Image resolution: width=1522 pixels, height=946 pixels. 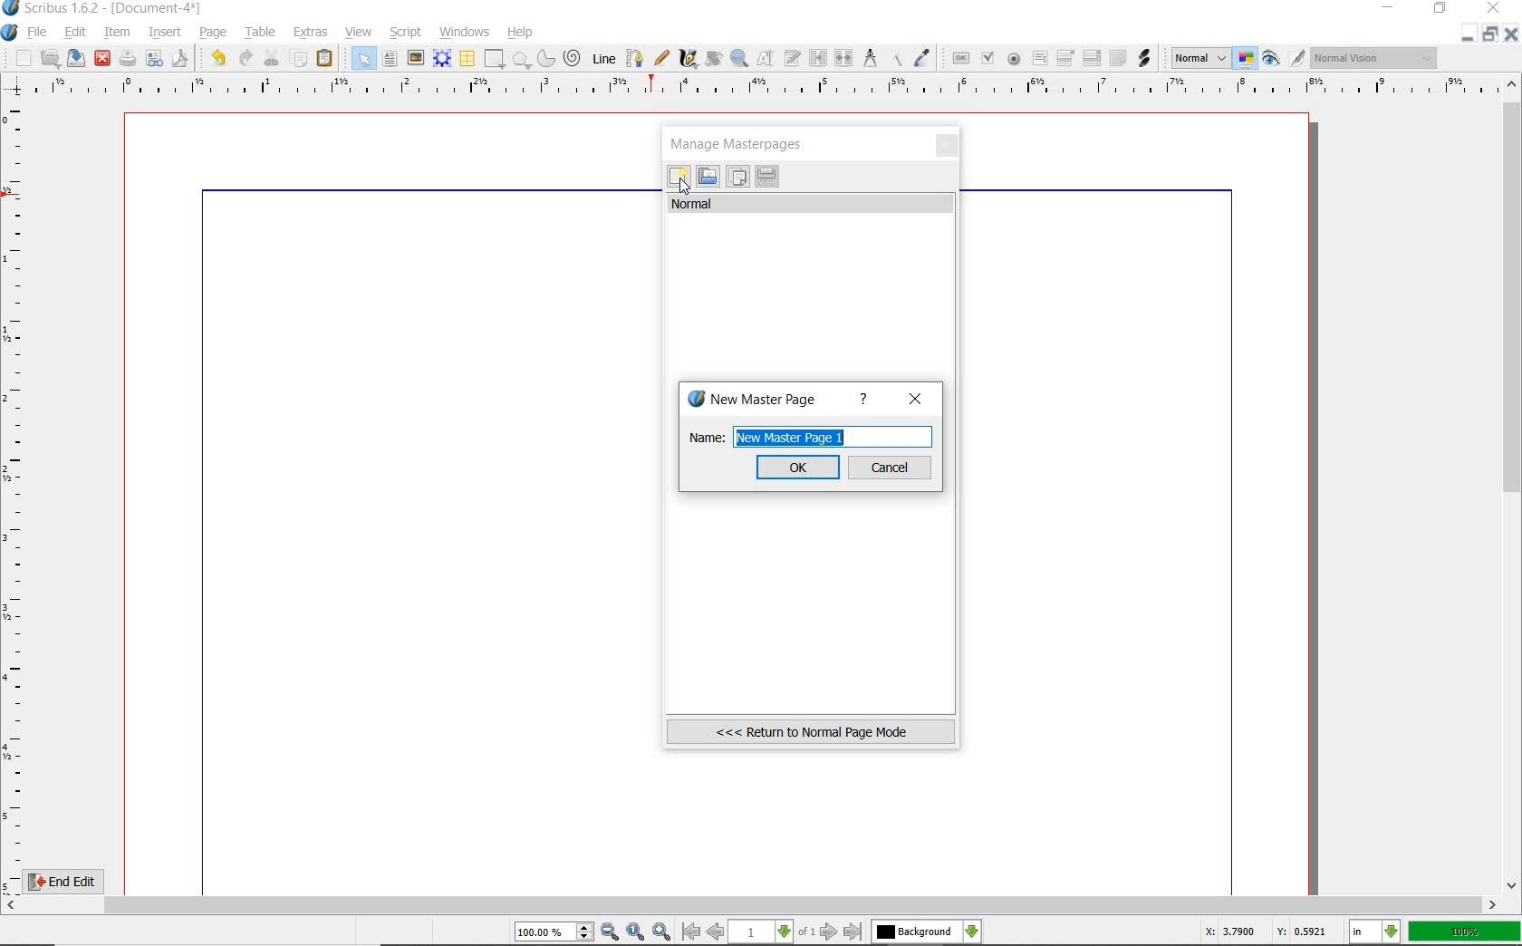 What do you see at coordinates (767, 60) in the screenshot?
I see `edit contents of frame` at bounding box center [767, 60].